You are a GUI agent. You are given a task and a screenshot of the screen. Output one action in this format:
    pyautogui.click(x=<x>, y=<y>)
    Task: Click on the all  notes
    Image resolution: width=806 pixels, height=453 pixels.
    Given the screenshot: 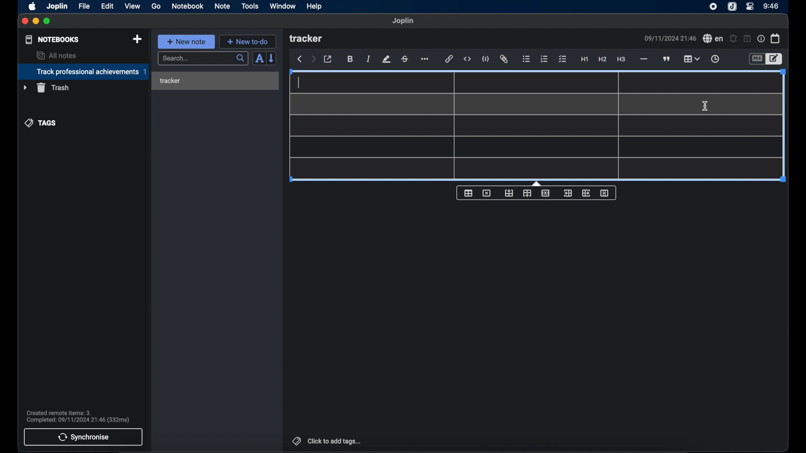 What is the action you would take?
    pyautogui.click(x=56, y=55)
    